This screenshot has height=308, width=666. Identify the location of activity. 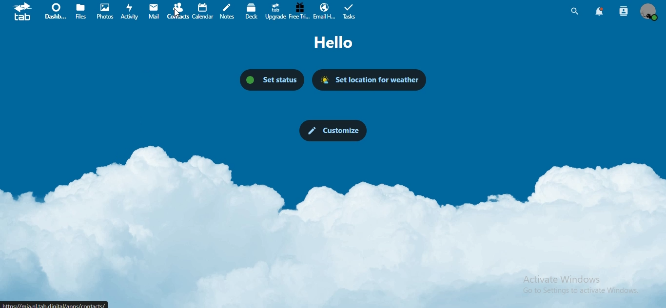
(130, 11).